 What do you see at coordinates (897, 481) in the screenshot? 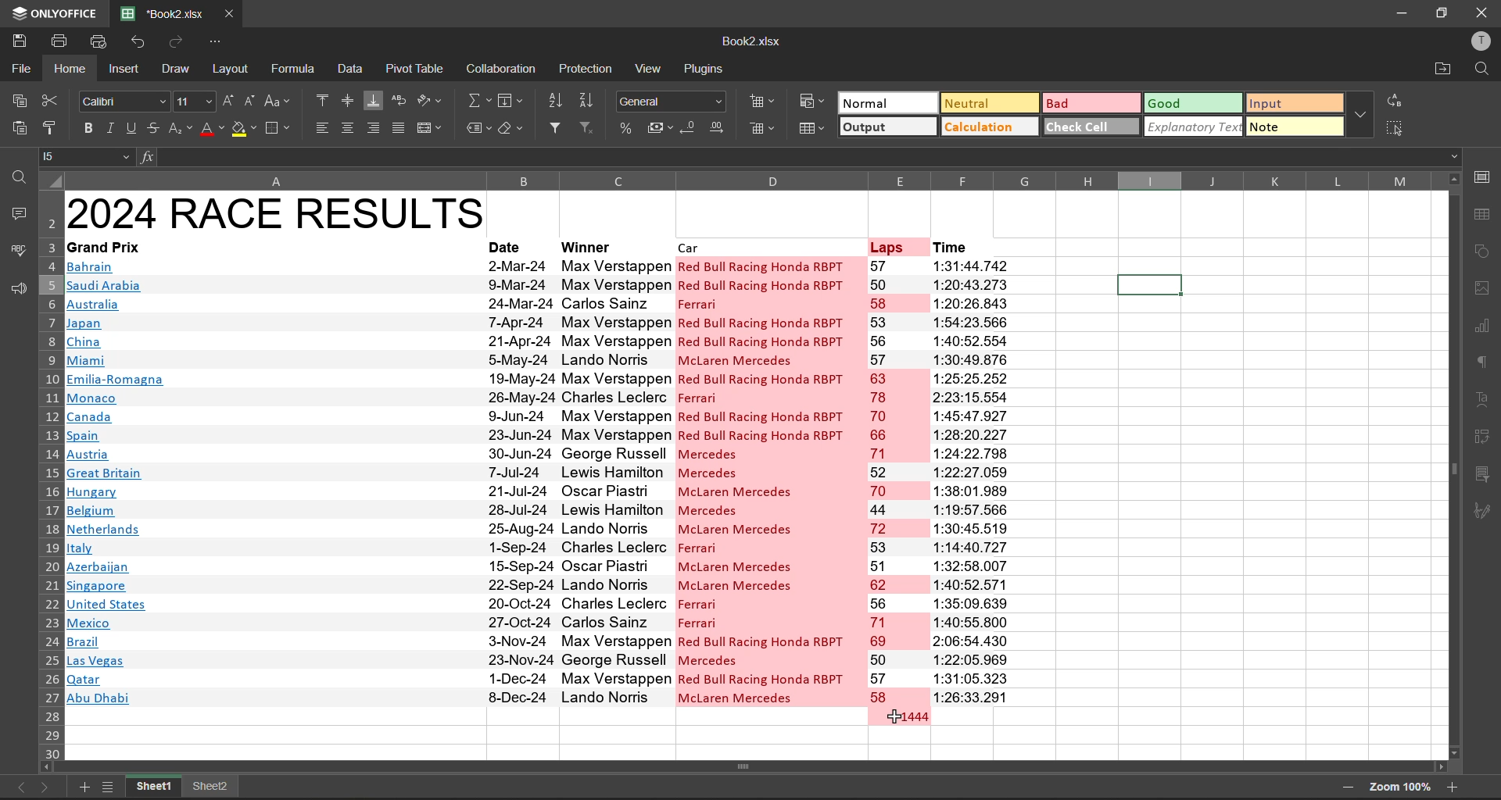
I see `laps` at bounding box center [897, 481].